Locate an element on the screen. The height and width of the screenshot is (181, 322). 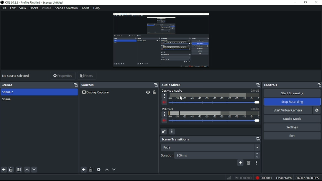
Desktop audio is located at coordinates (211, 97).